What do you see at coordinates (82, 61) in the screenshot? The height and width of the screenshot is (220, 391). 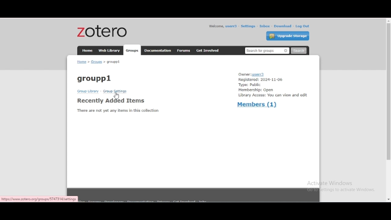 I see `home` at bounding box center [82, 61].